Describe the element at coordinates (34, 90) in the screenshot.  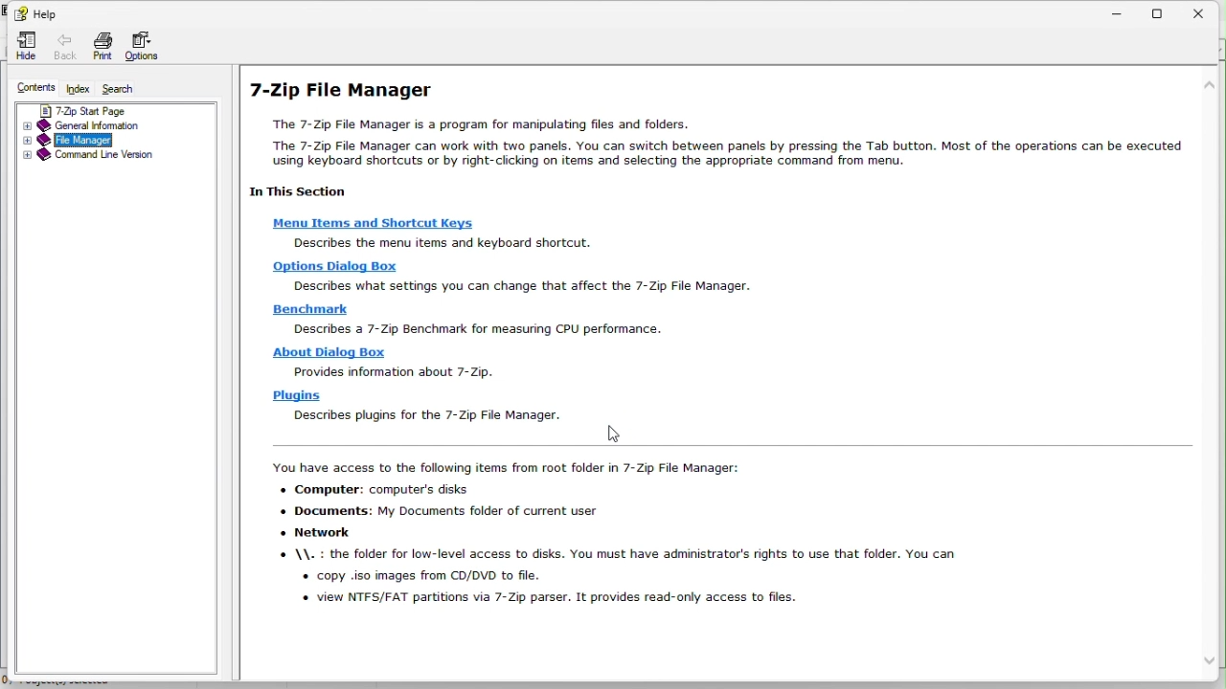
I see `Contents` at that location.